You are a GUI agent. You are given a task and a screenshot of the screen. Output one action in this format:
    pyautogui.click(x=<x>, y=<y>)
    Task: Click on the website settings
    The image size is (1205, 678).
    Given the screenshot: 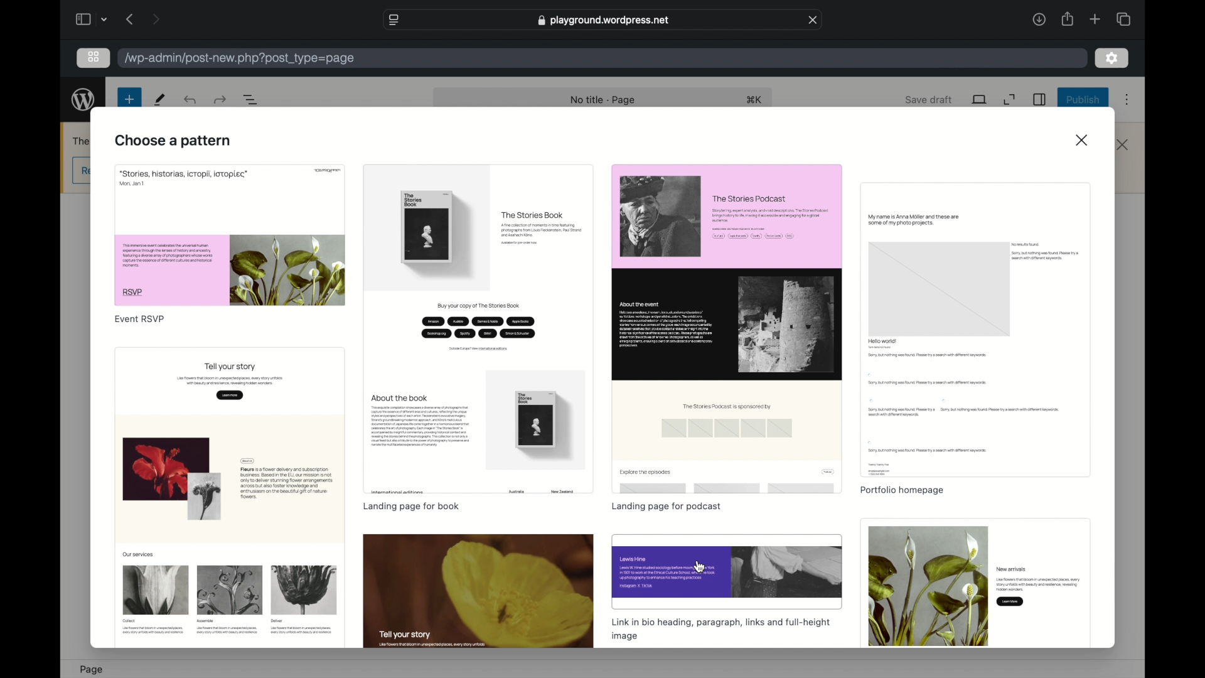 What is the action you would take?
    pyautogui.click(x=393, y=19)
    